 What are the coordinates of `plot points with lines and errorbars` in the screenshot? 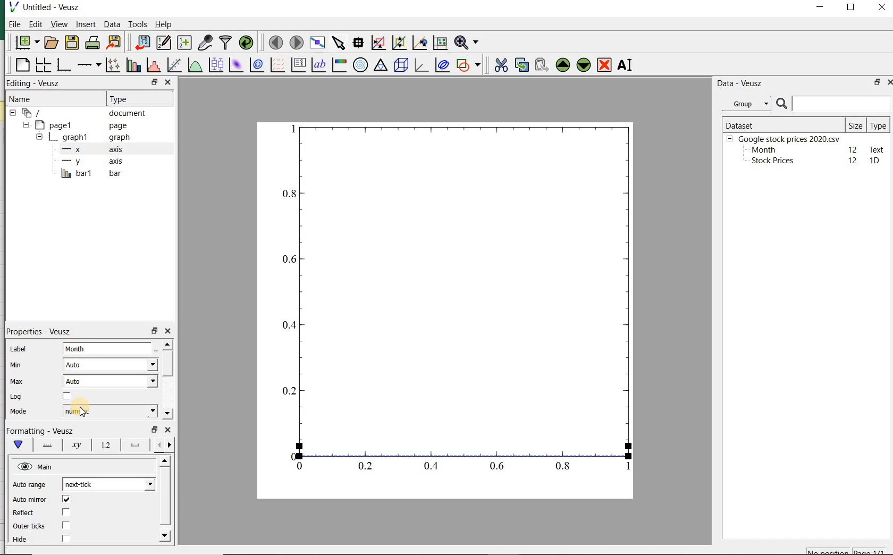 It's located at (111, 66).